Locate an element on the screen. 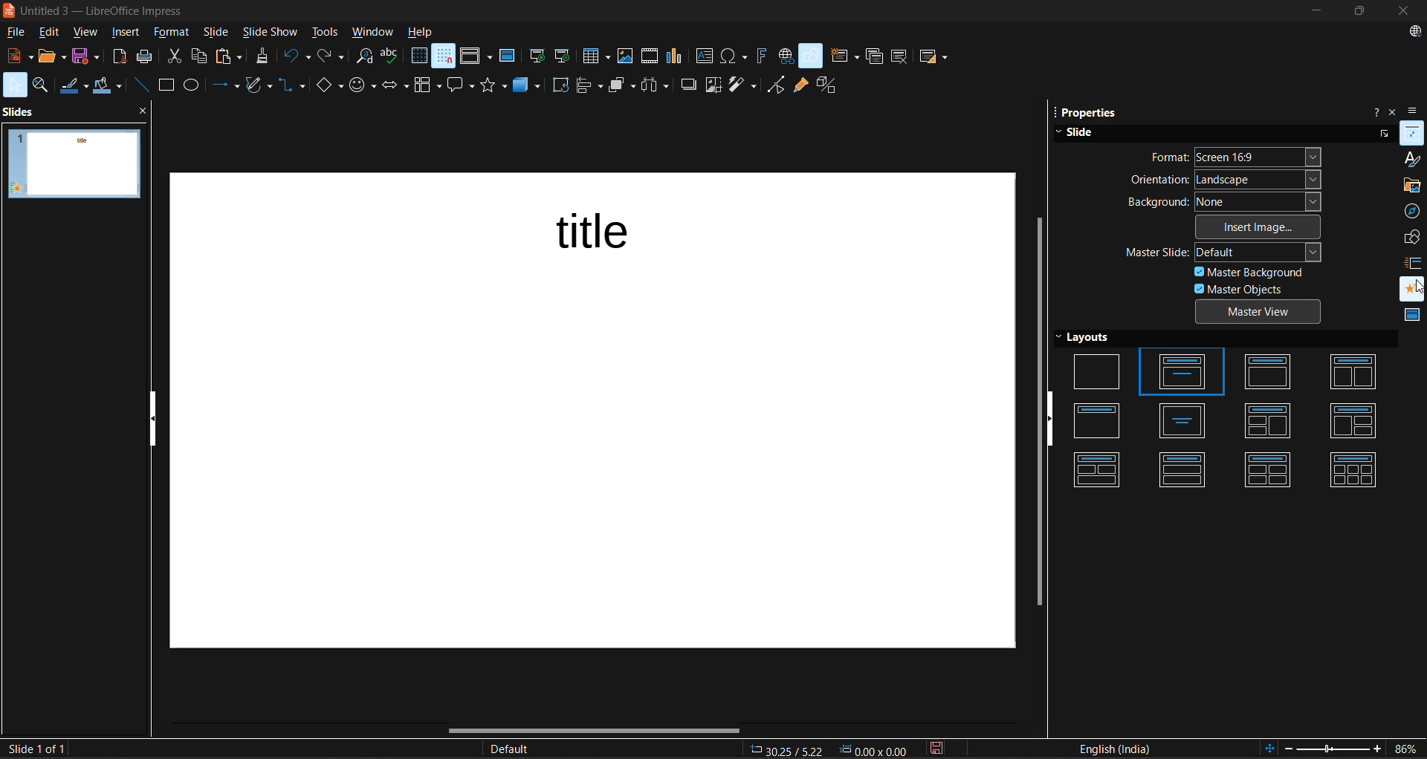 Image resolution: width=1427 pixels, height=759 pixels. slide show is located at coordinates (271, 33).